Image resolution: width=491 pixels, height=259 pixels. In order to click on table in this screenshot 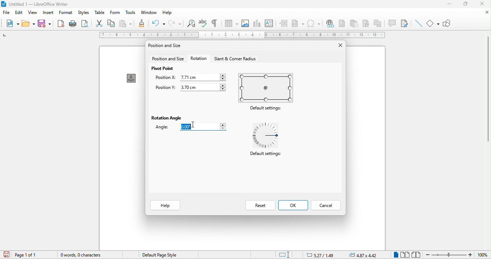, I will do `click(99, 13)`.